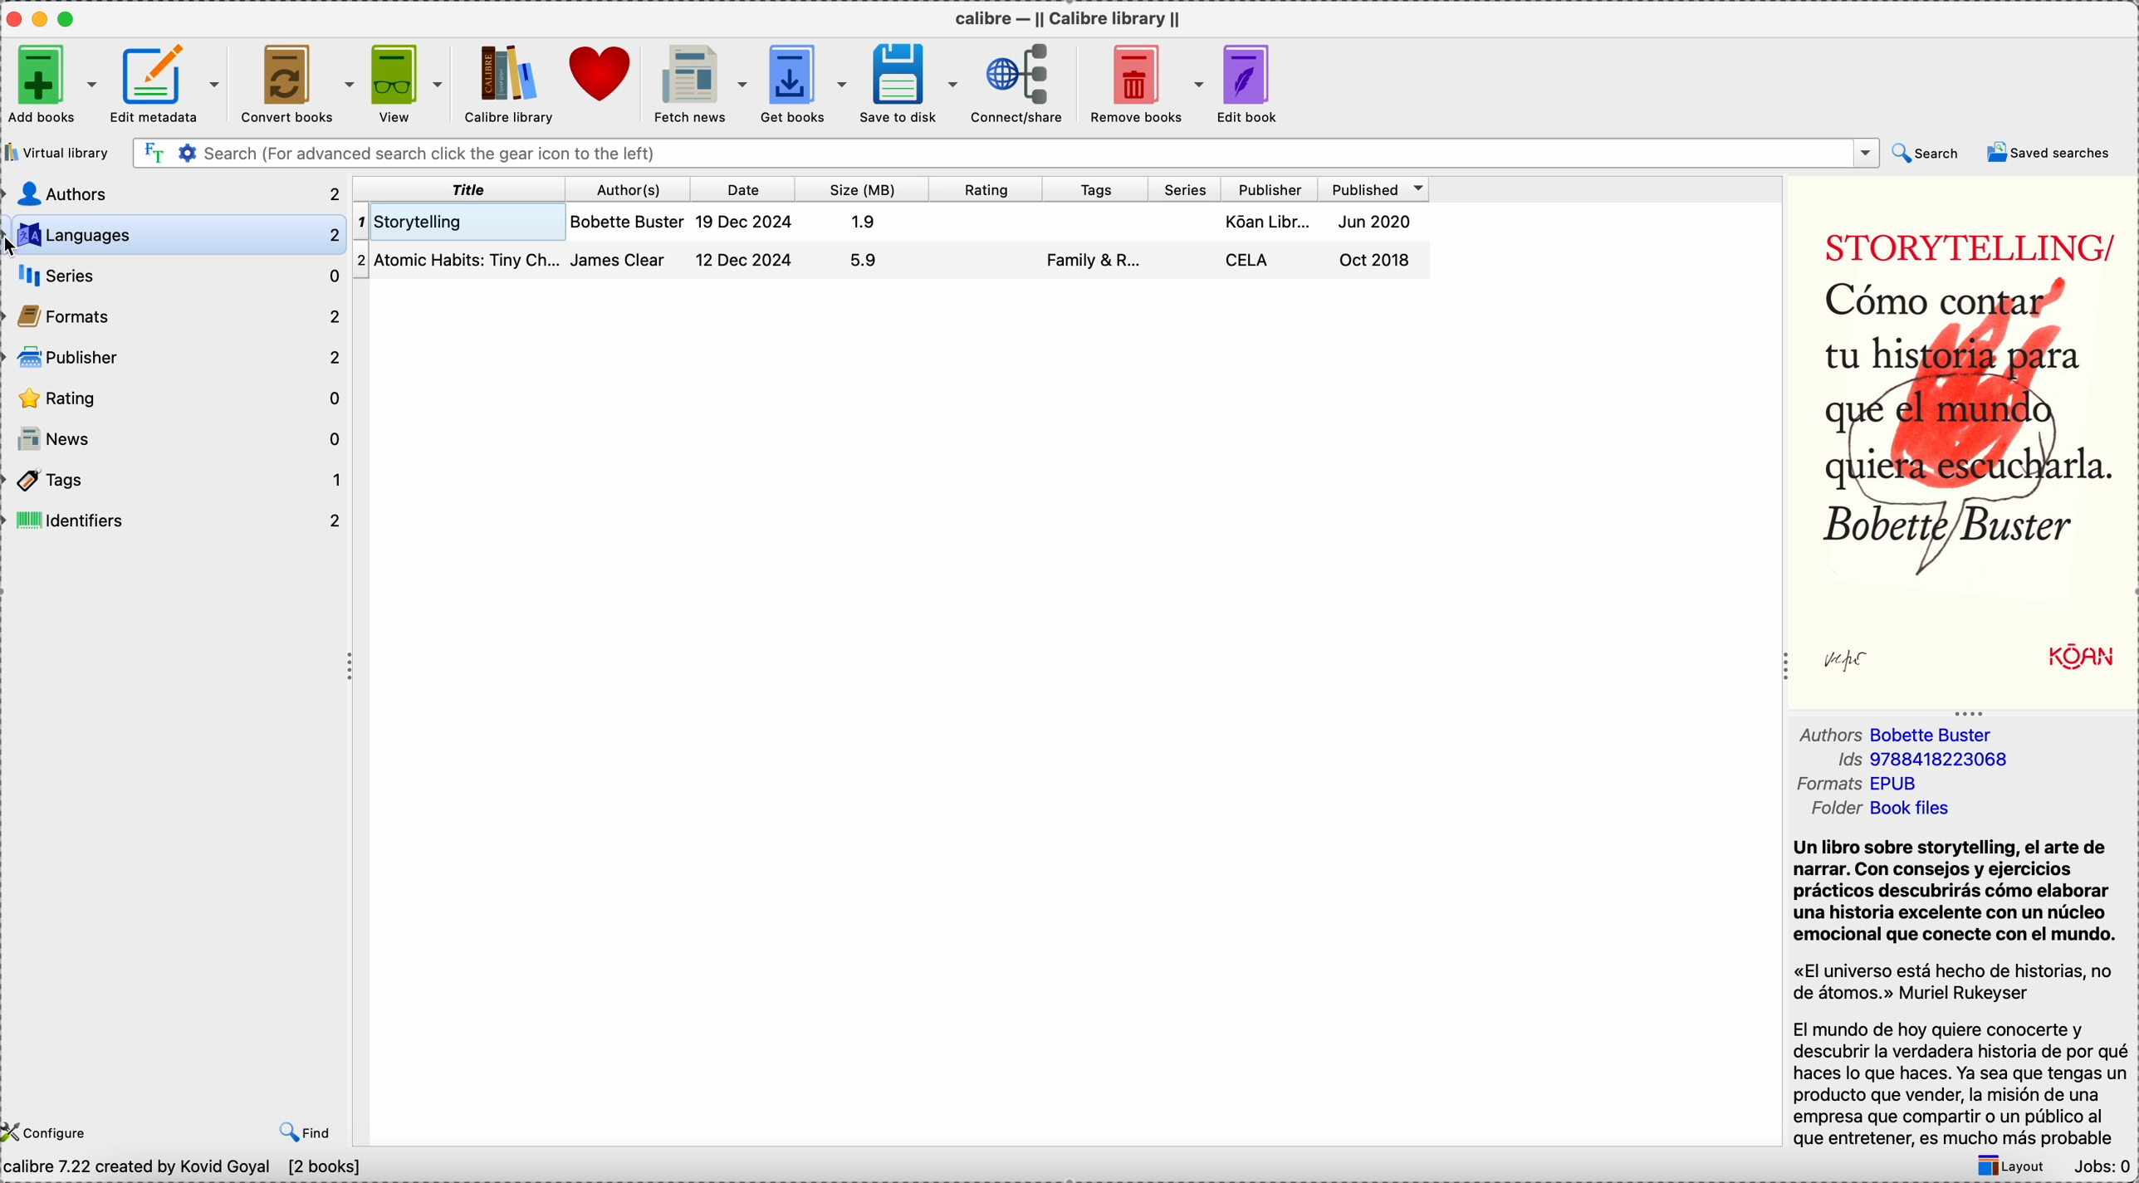  What do you see at coordinates (892, 260) in the screenshot?
I see `Atomic Habits: Tiny Changes...` at bounding box center [892, 260].